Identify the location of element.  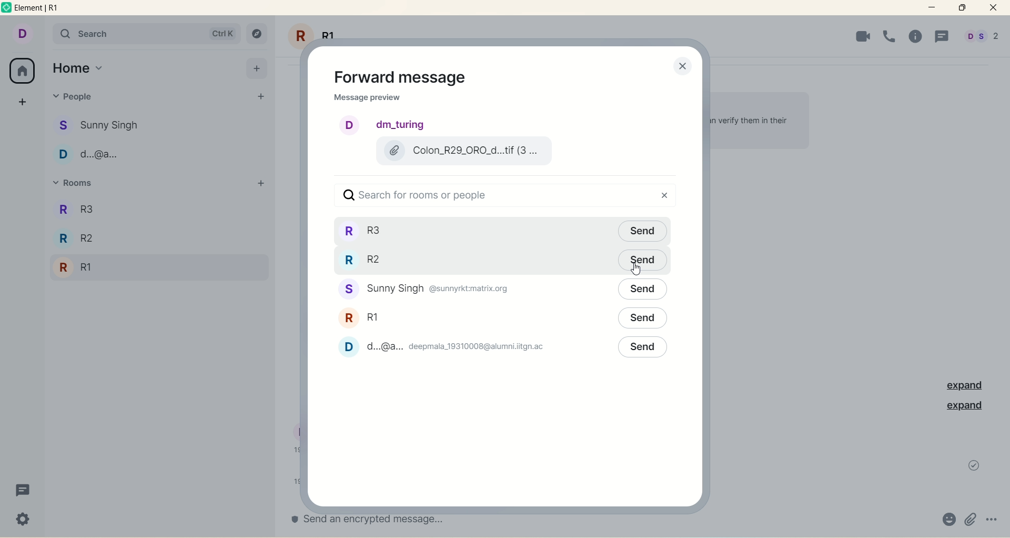
(41, 8).